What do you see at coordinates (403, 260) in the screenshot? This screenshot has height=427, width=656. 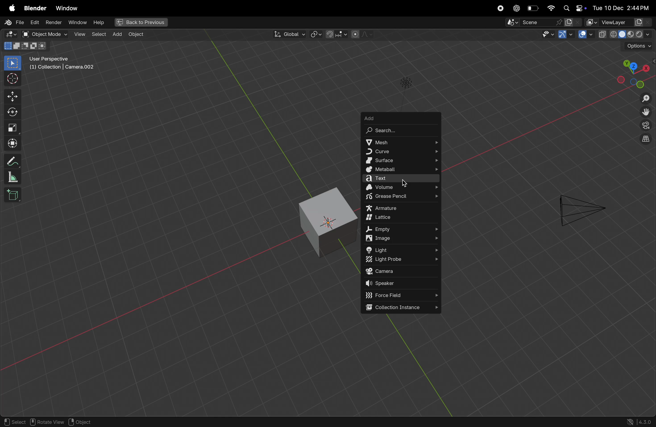 I see `light probe` at bounding box center [403, 260].